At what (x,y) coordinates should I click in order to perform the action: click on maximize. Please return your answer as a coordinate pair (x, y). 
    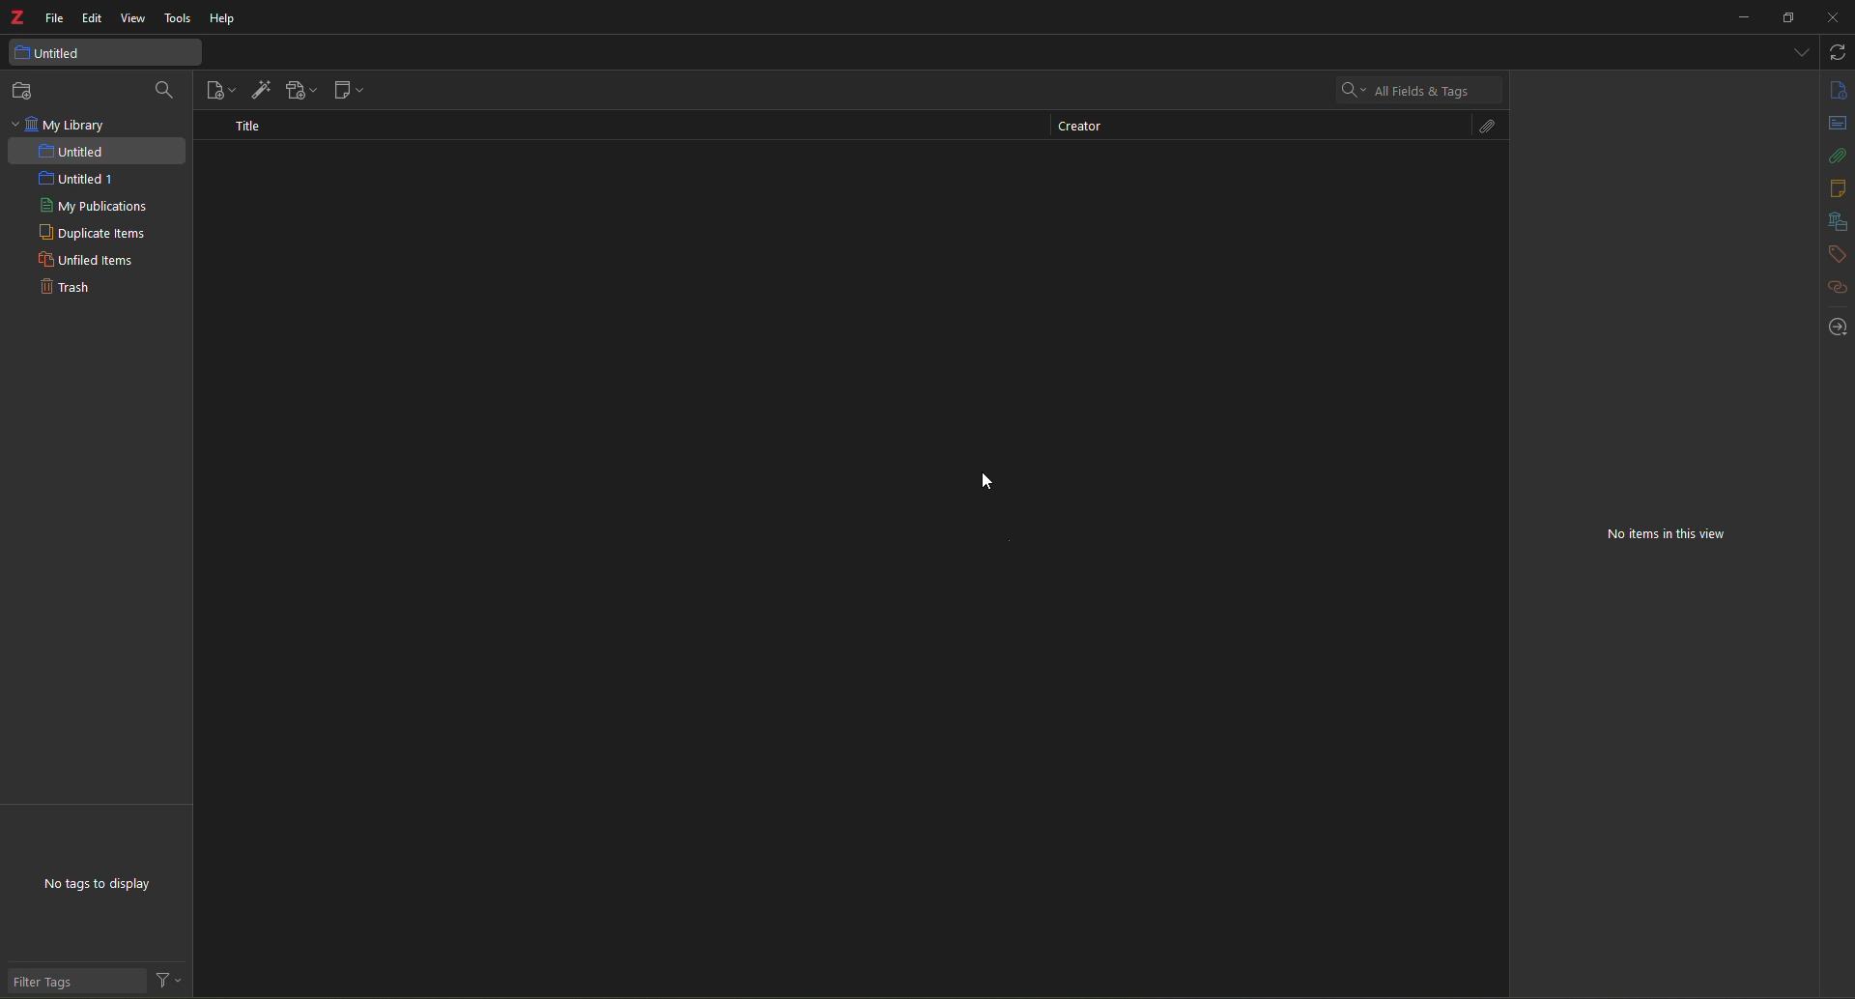
    Looking at the image, I should click on (1785, 18).